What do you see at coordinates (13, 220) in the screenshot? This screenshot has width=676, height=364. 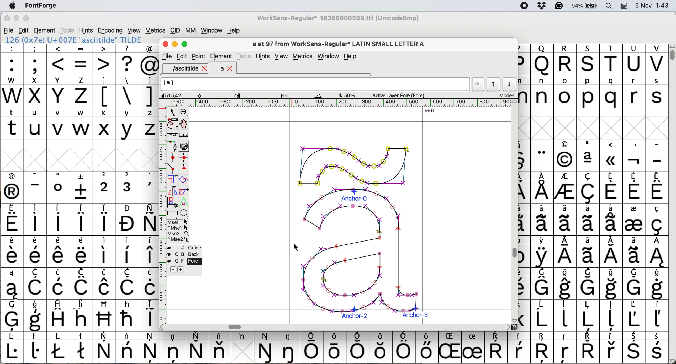 I see `symbol` at bounding box center [13, 220].